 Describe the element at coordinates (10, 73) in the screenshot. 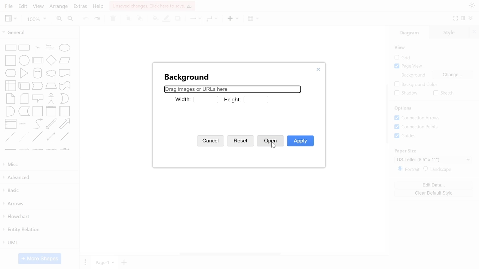

I see `general shapes` at that location.